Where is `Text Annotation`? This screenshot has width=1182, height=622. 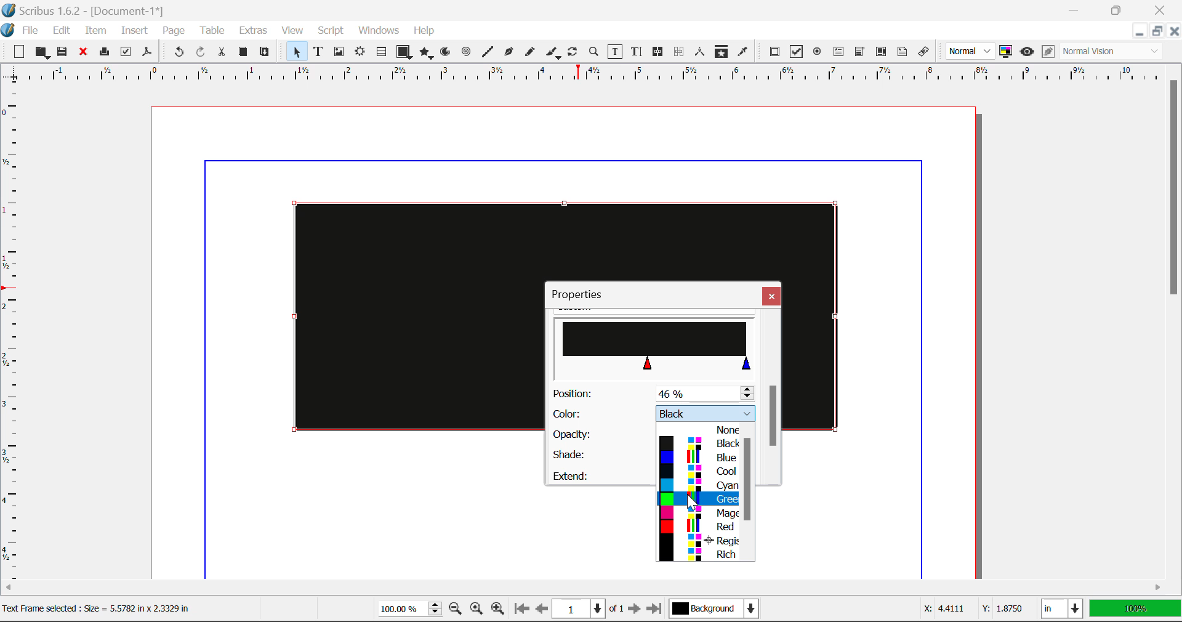
Text Annotation is located at coordinates (904, 52).